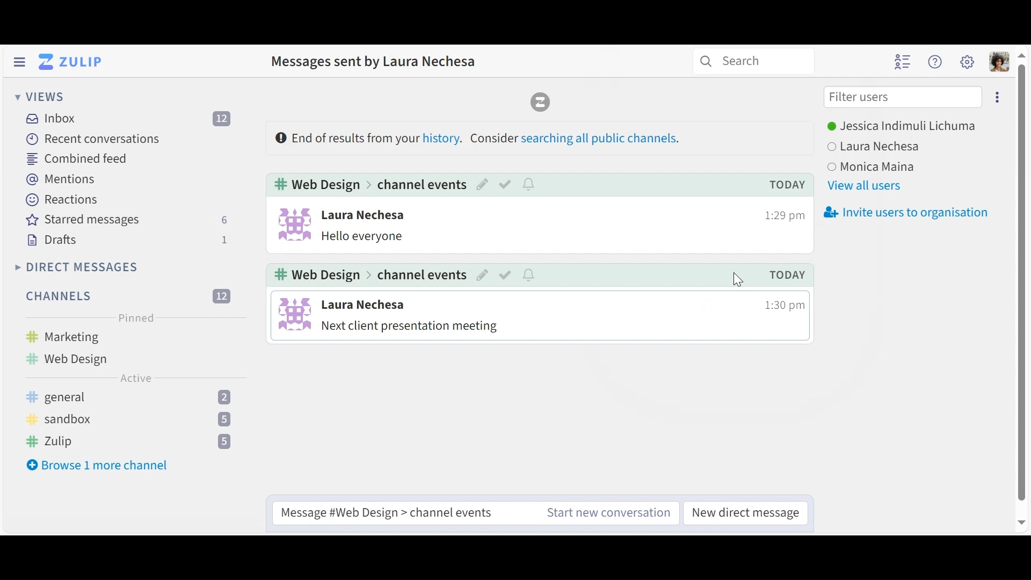 The image size is (1031, 580). What do you see at coordinates (130, 398) in the screenshot?
I see `general` at bounding box center [130, 398].